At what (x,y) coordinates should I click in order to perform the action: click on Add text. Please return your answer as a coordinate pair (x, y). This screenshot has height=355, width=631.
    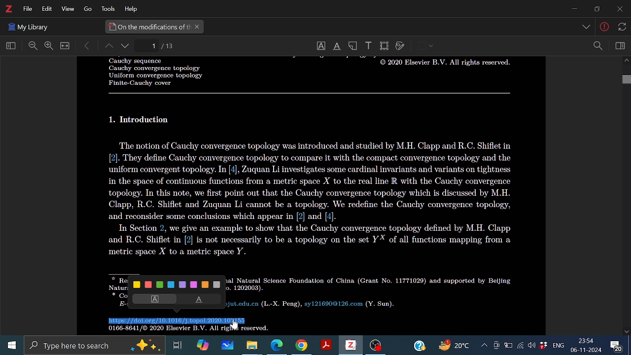
    Looking at the image, I should click on (368, 45).